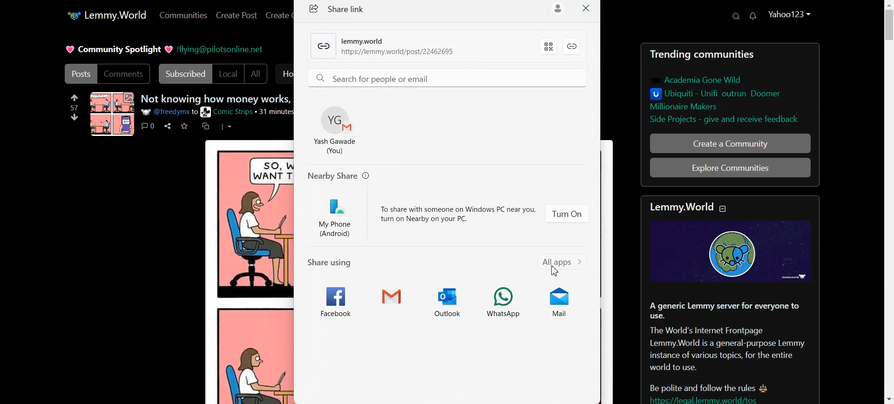 This screenshot has width=894, height=404. Describe the element at coordinates (106, 16) in the screenshot. I see `Home Page` at that location.